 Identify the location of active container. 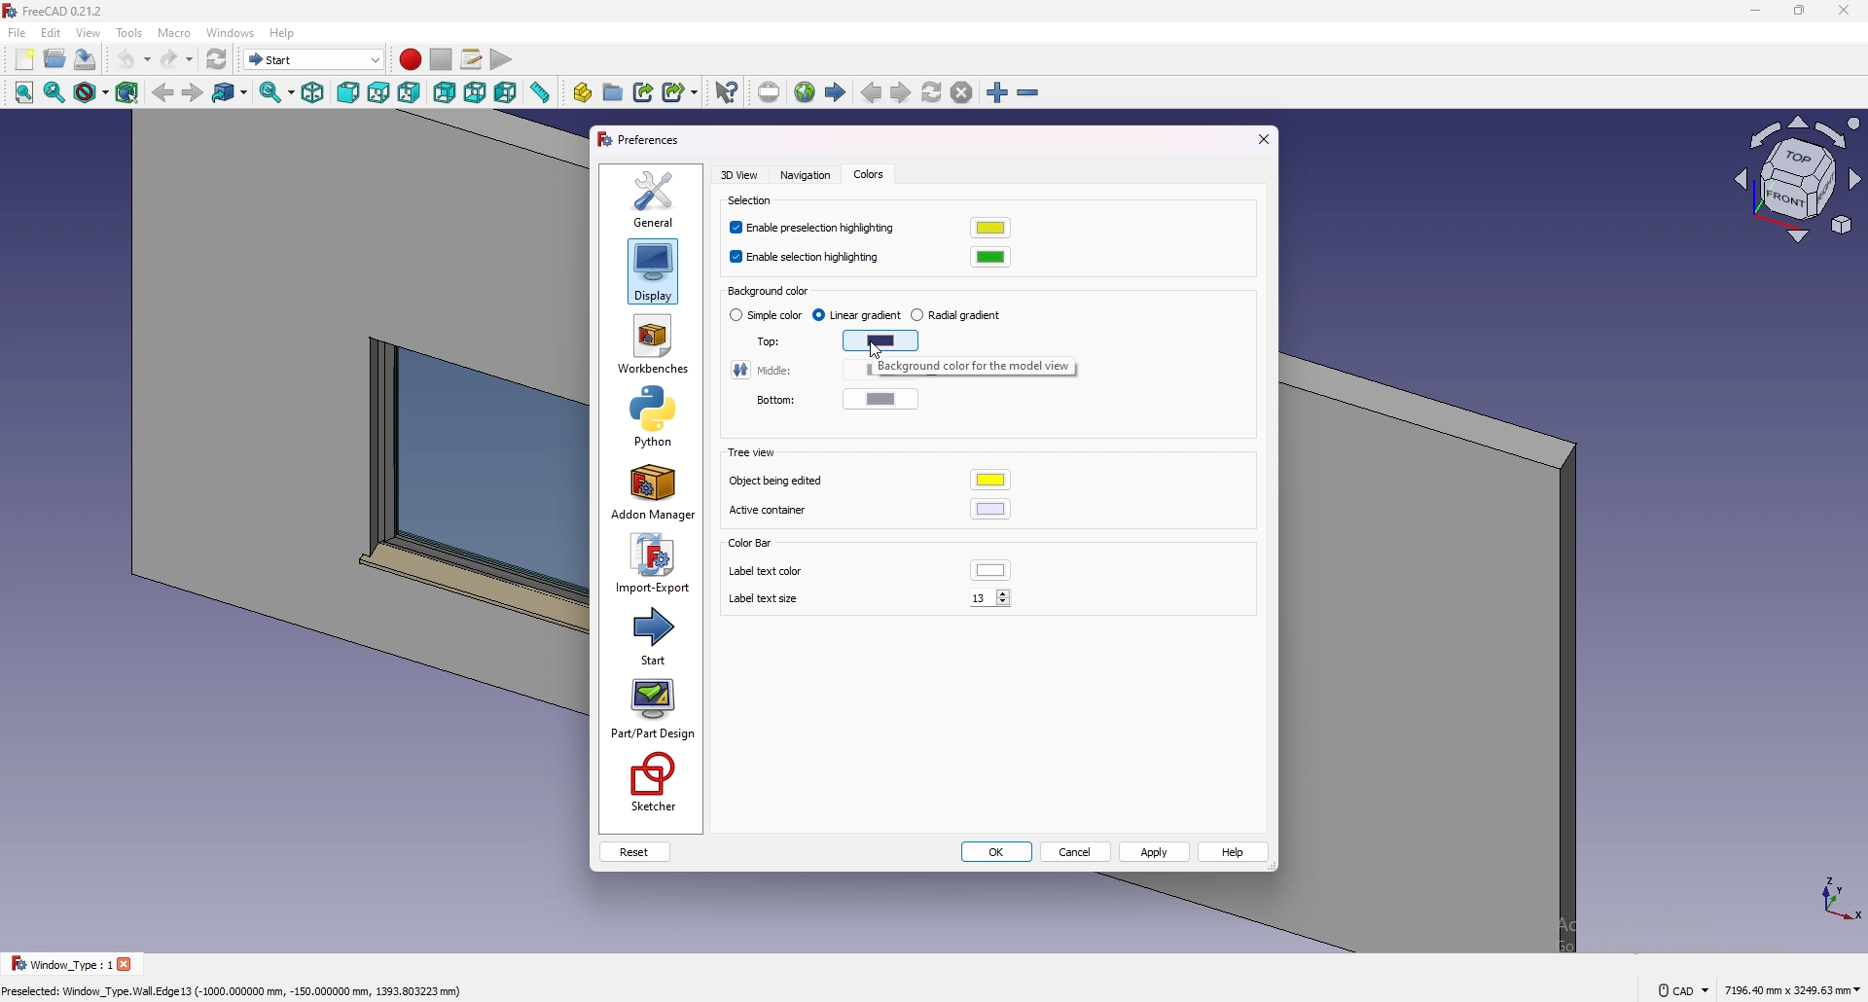
(778, 512).